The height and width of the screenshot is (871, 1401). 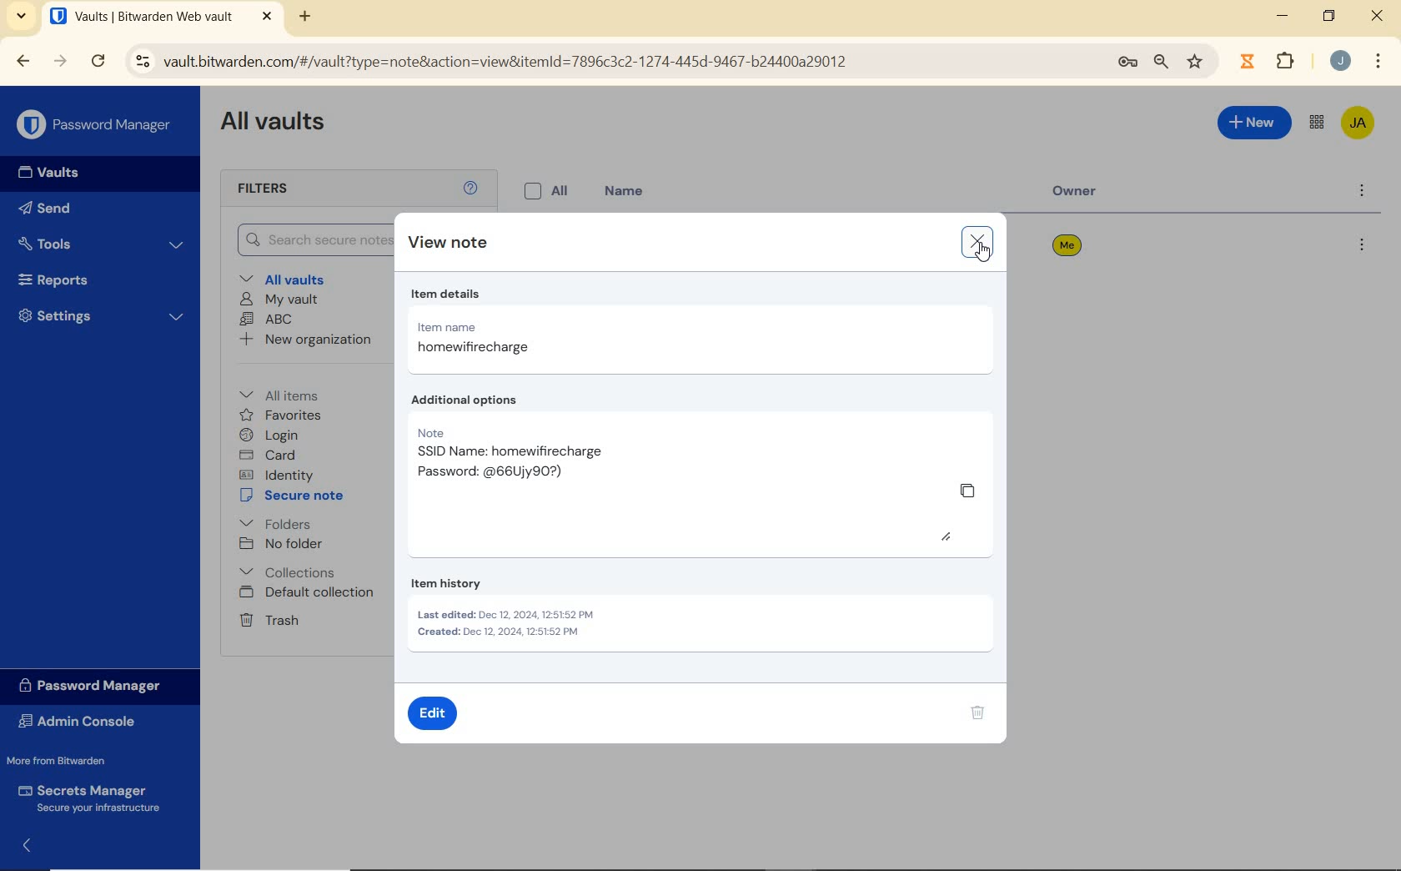 I want to click on Password Manager, so click(x=98, y=687).